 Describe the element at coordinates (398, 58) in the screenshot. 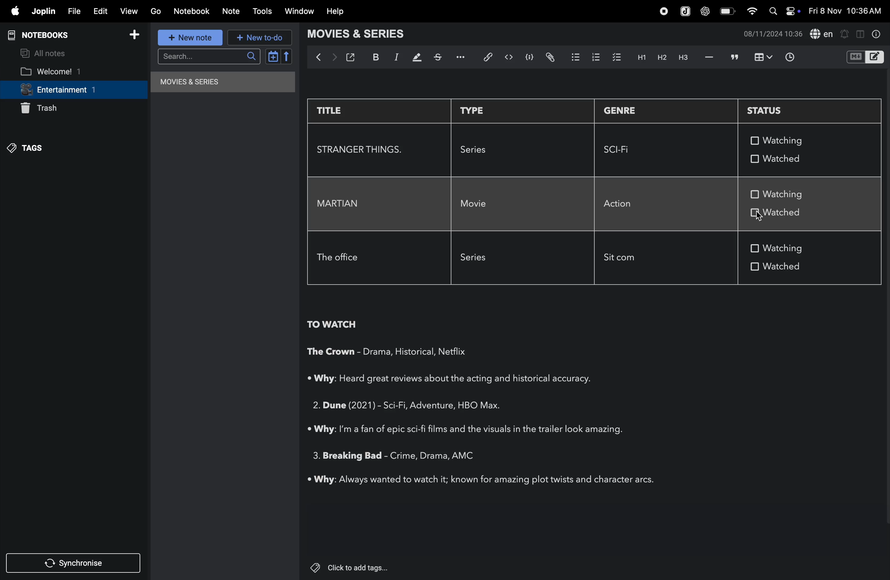

I see `italic` at that location.